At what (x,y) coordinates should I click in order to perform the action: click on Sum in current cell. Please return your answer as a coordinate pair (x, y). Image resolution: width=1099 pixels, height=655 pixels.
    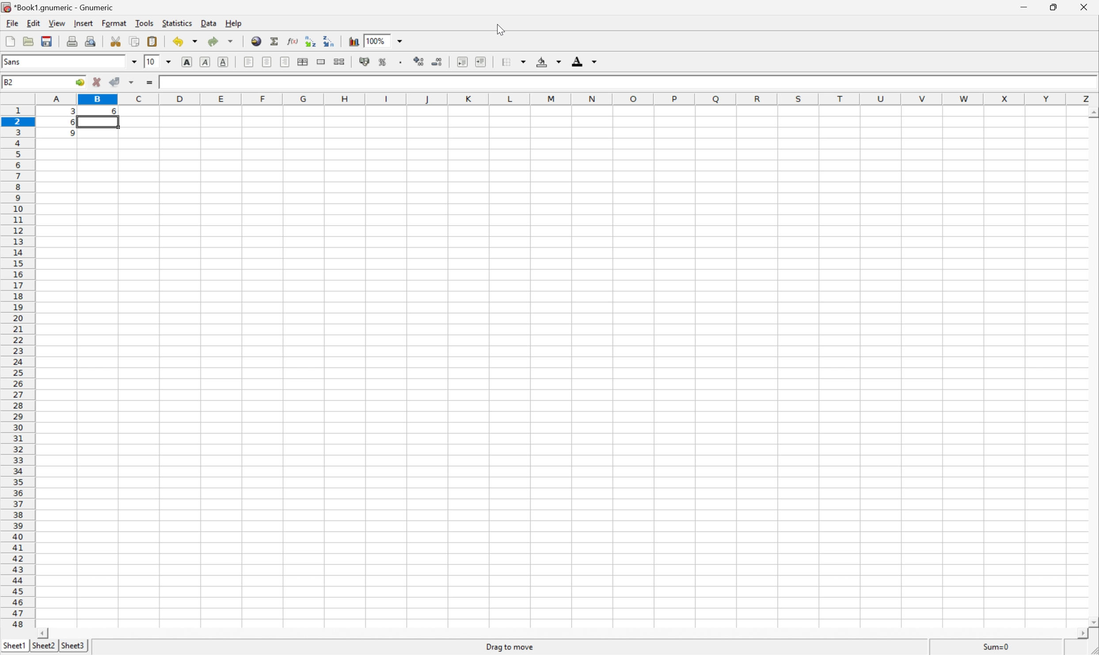
    Looking at the image, I should click on (275, 41).